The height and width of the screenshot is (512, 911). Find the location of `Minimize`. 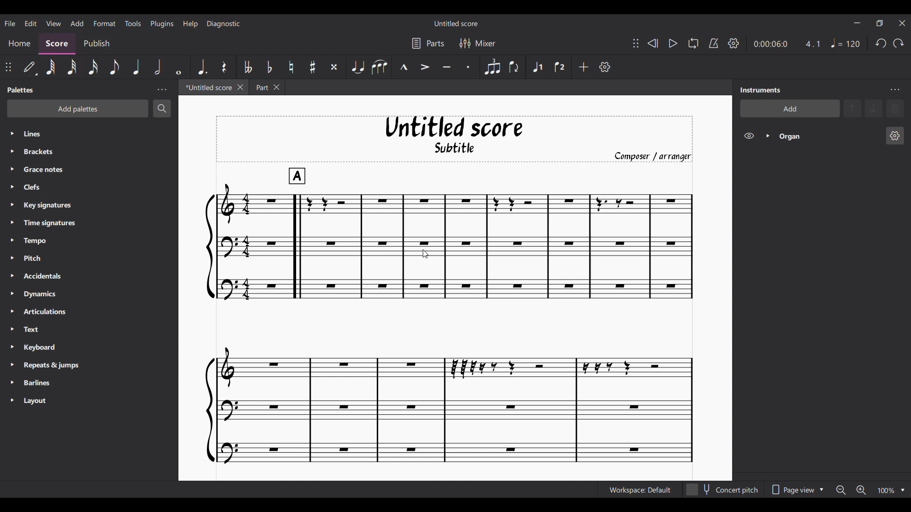

Minimize is located at coordinates (857, 23).